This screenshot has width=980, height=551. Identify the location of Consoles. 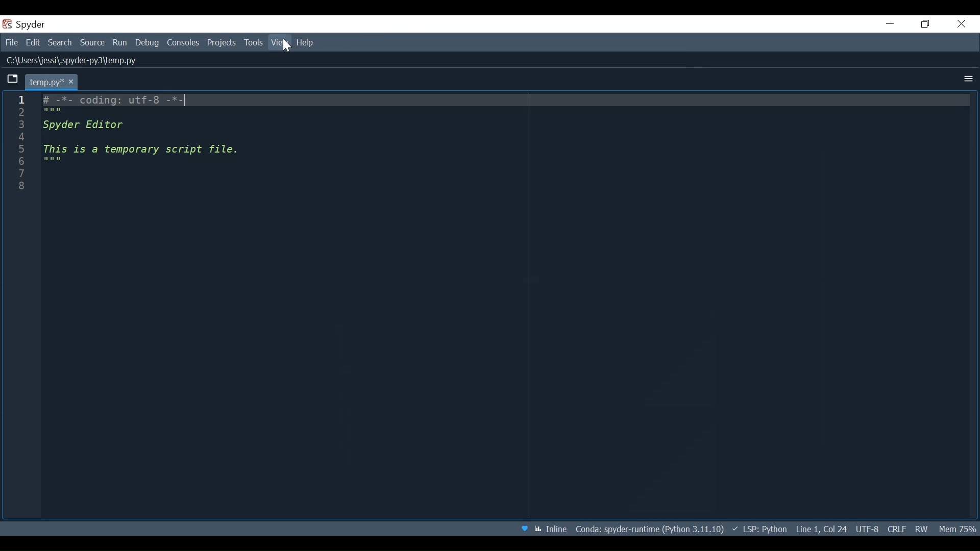
(184, 43).